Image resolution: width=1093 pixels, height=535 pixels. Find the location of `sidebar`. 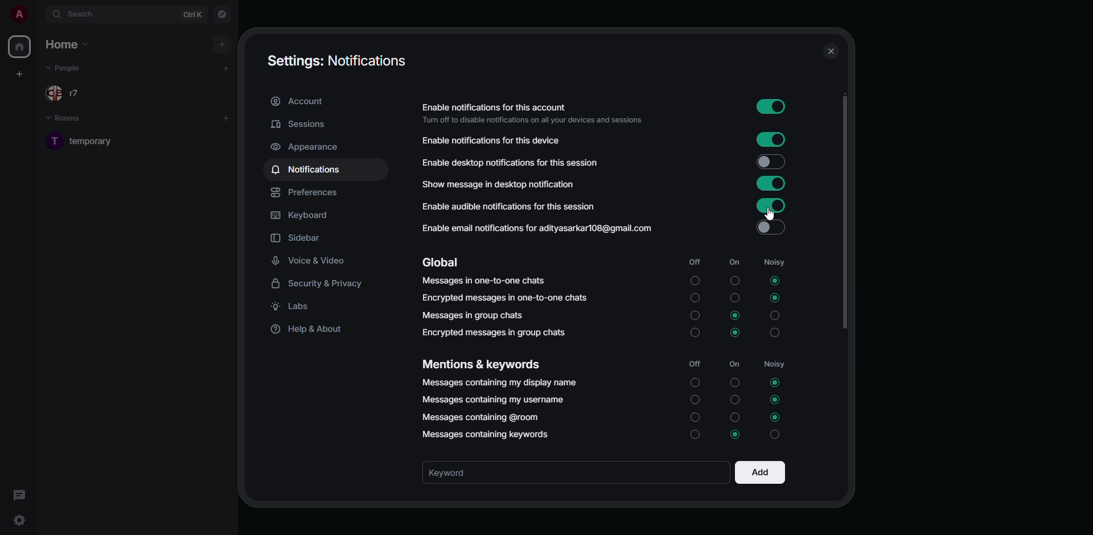

sidebar is located at coordinates (299, 238).